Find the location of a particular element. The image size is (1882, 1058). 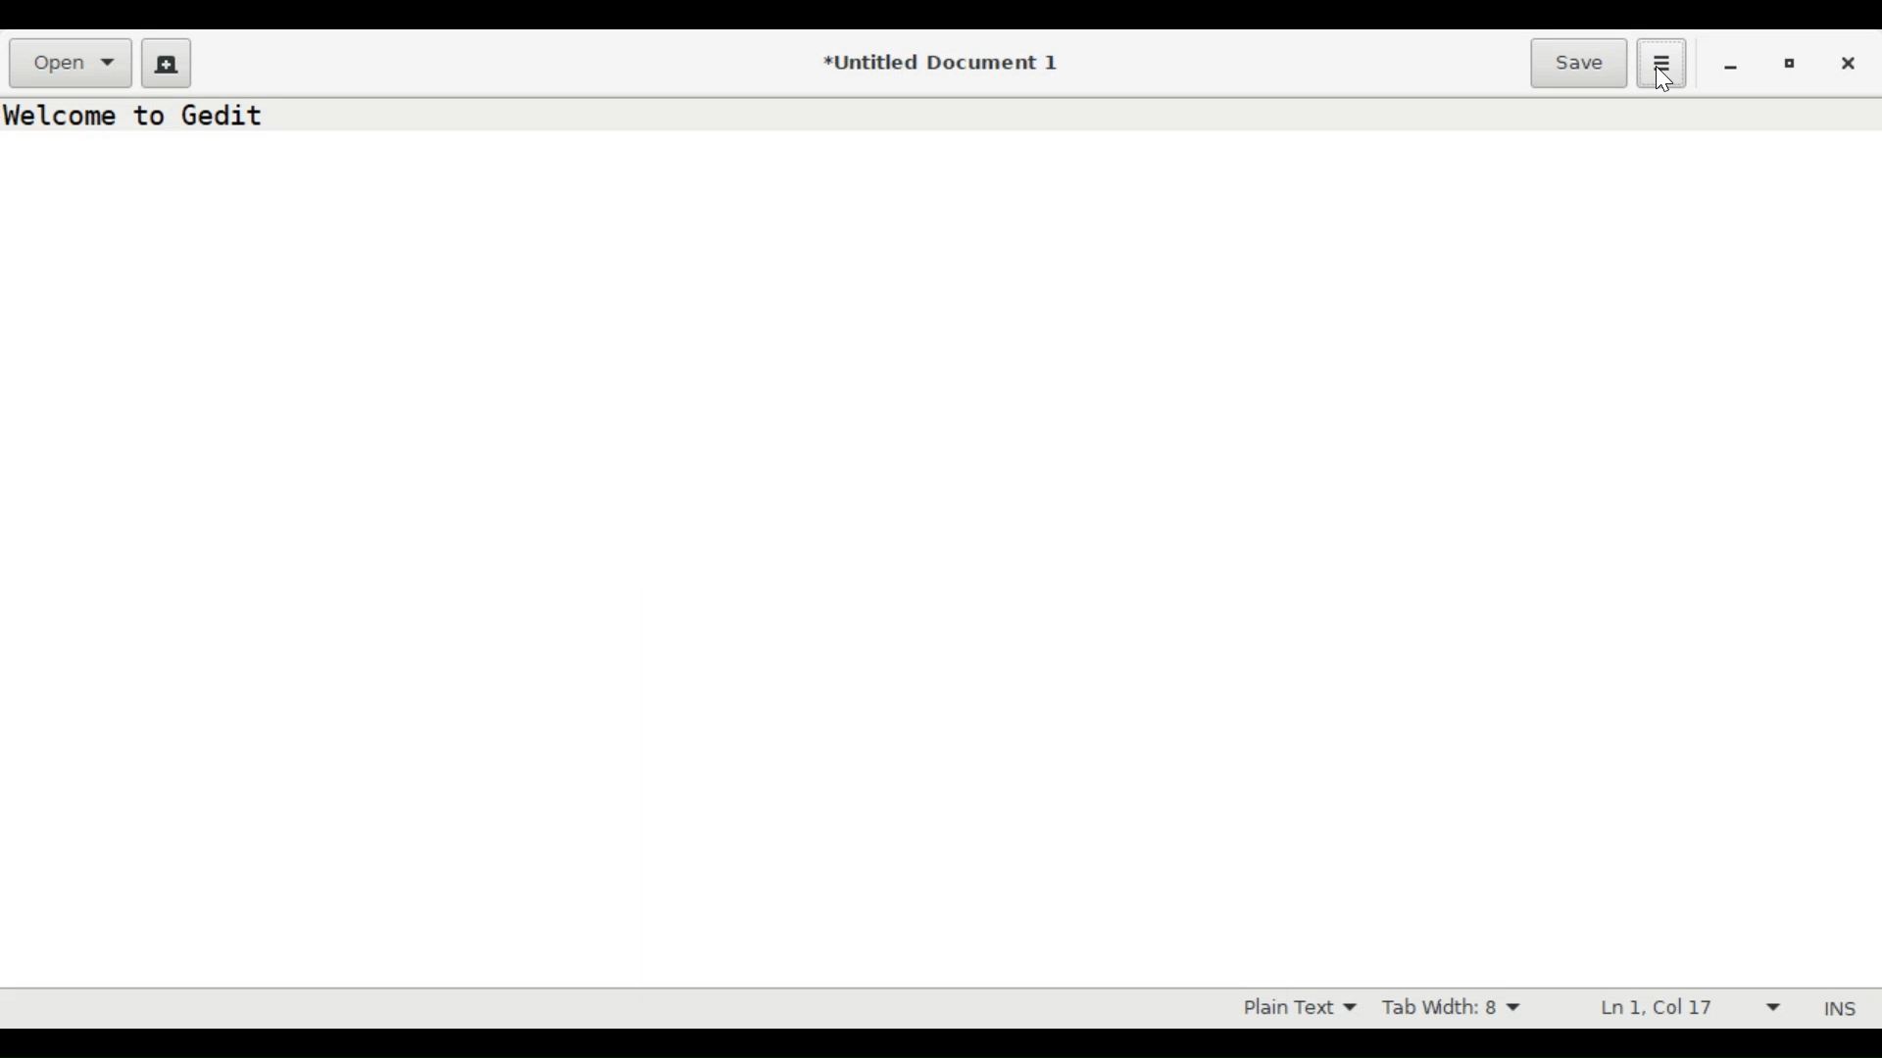

Close is located at coordinates (1850, 66).